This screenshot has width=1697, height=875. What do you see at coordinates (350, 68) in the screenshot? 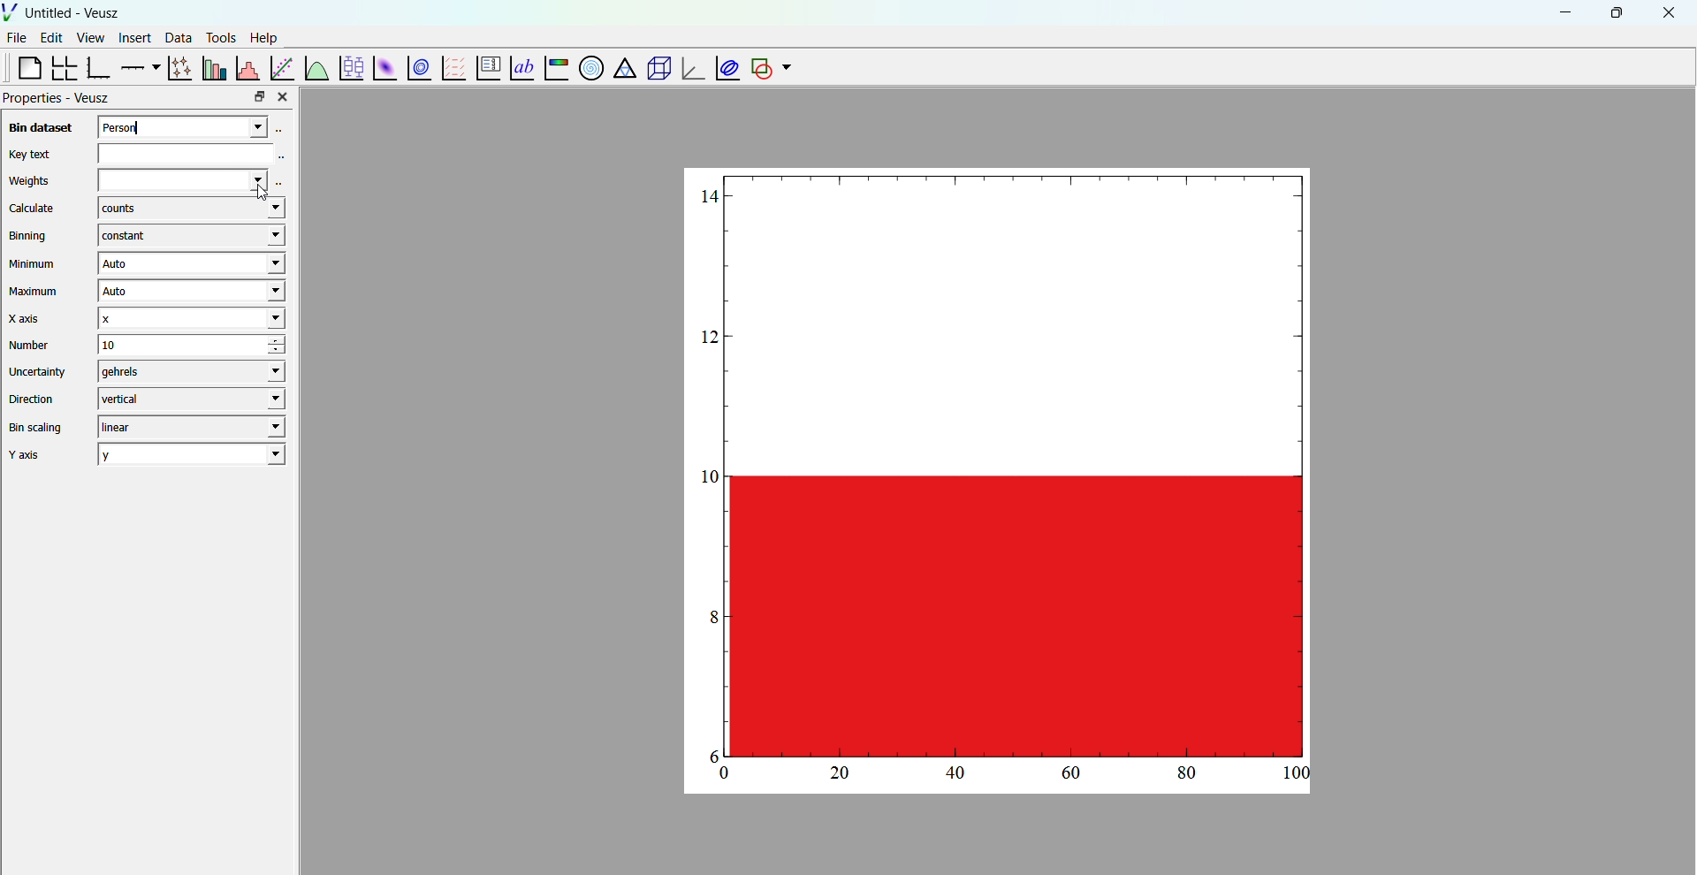
I see `plot box plots` at bounding box center [350, 68].